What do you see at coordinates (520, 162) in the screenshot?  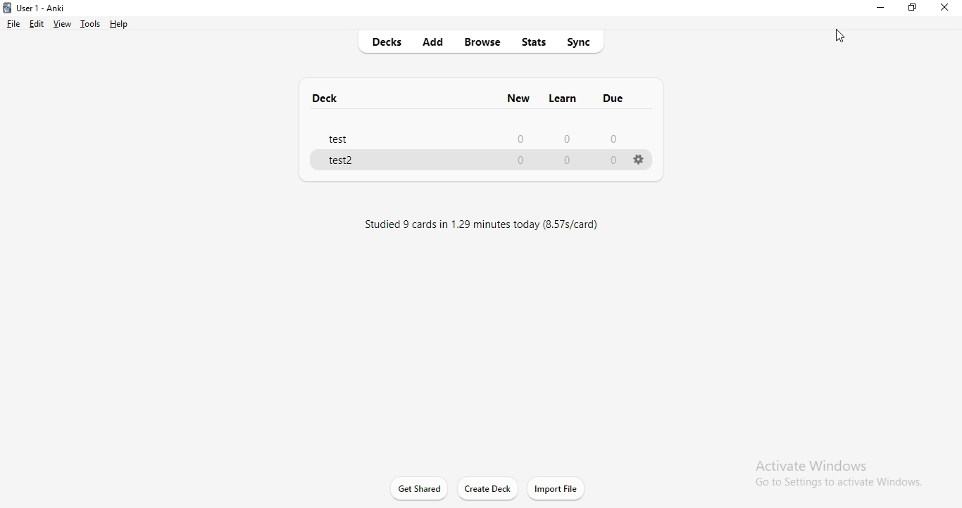 I see `0` at bounding box center [520, 162].